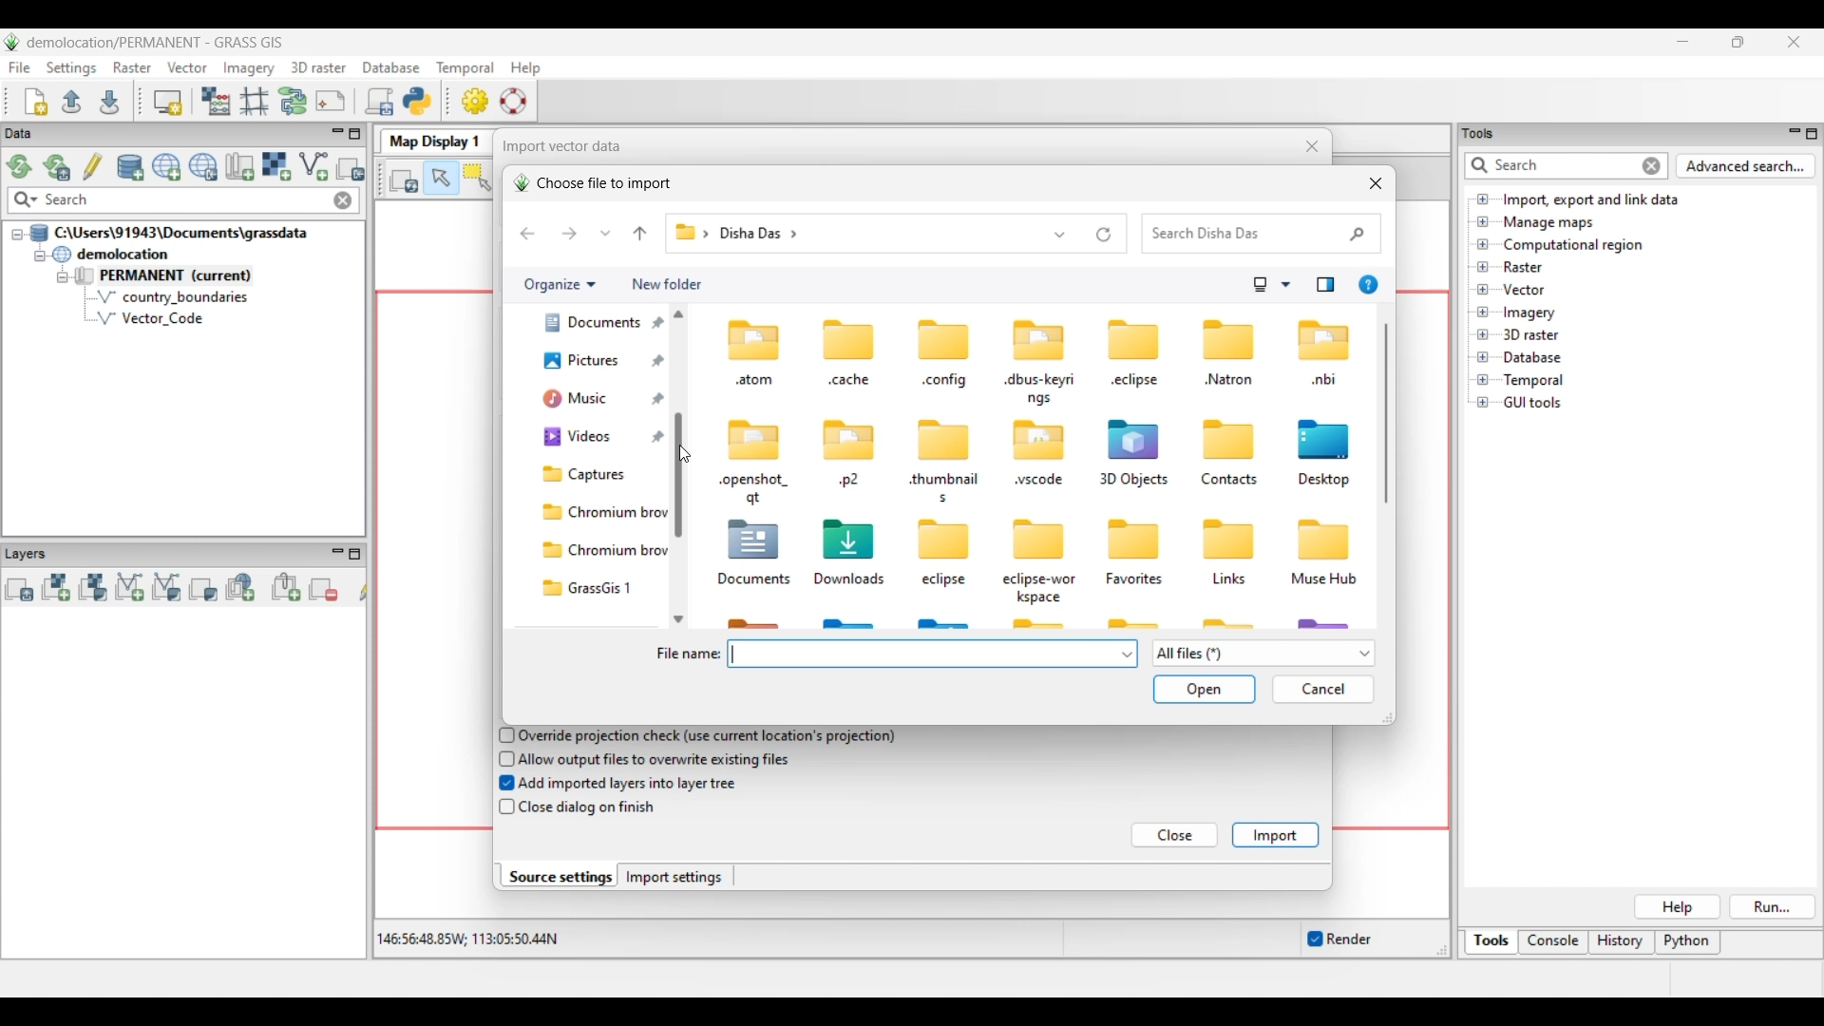  What do you see at coordinates (1325, 285) in the screenshot?
I see `Show the preview pane` at bounding box center [1325, 285].